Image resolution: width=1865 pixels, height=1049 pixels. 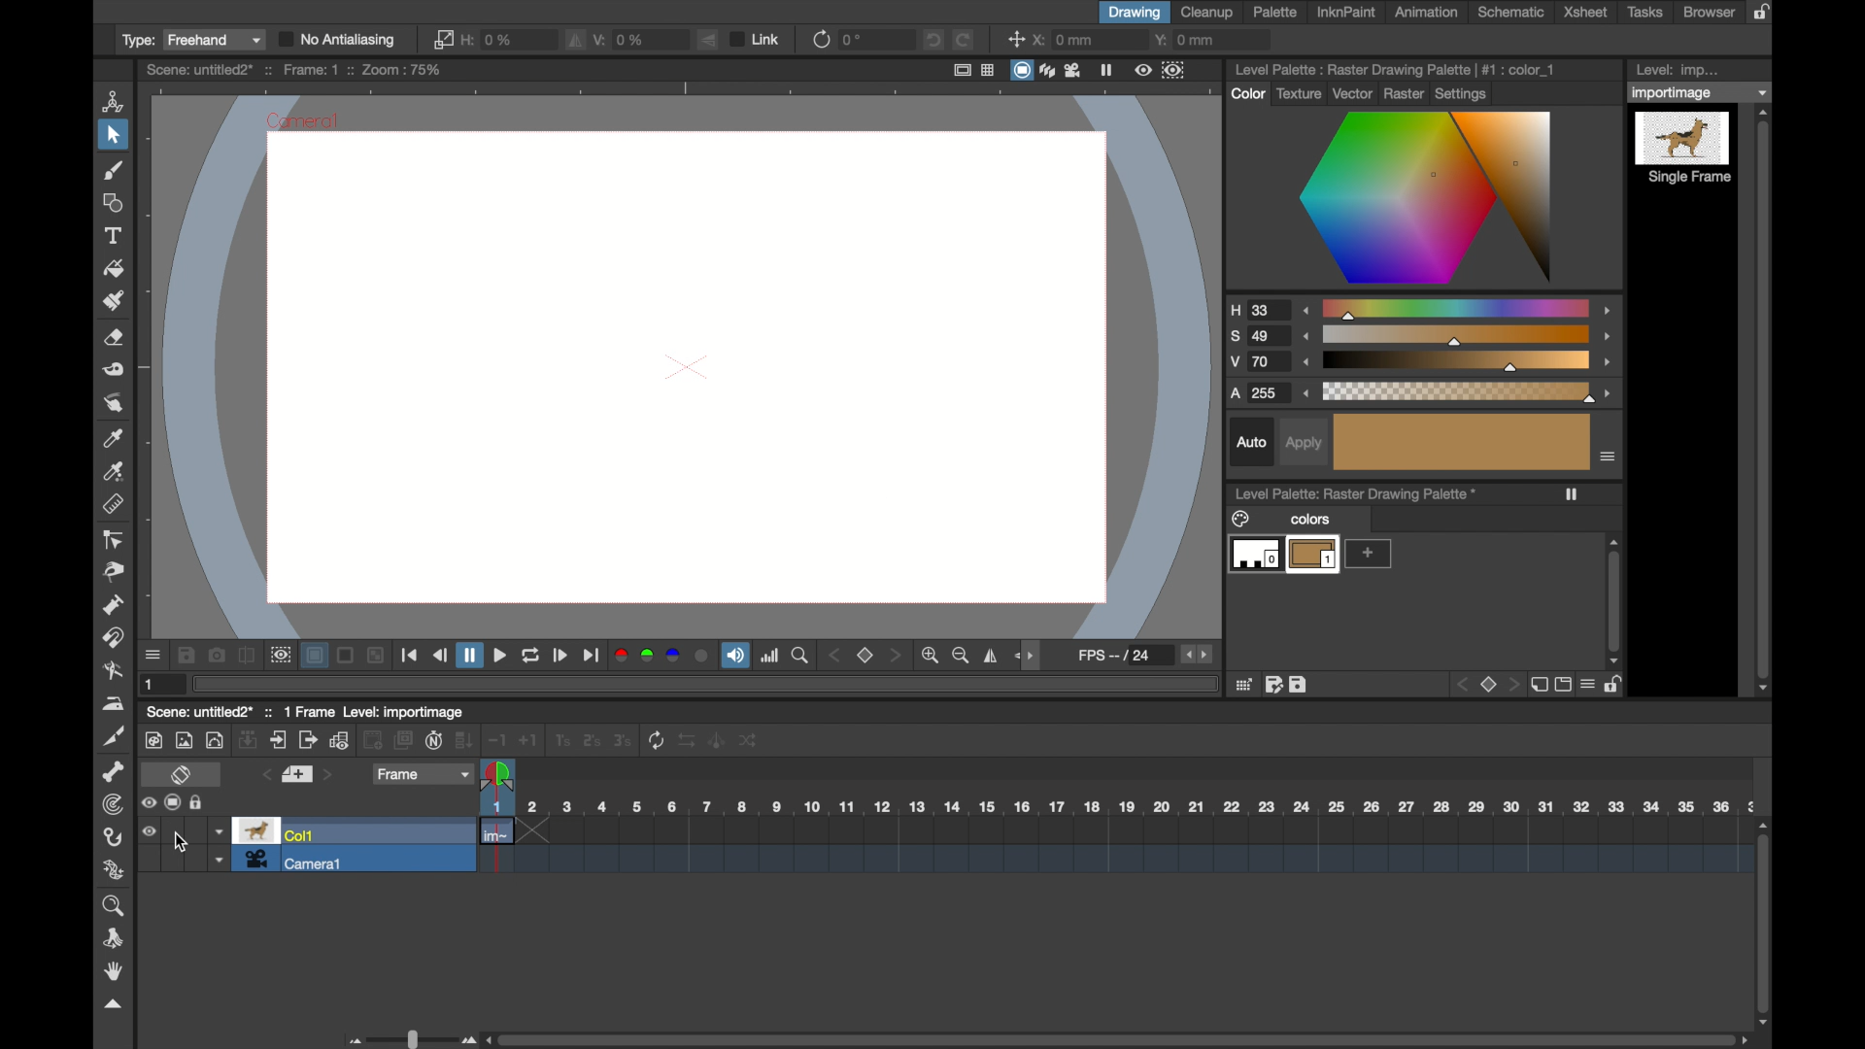 What do you see at coordinates (153, 656) in the screenshot?
I see ` more options` at bounding box center [153, 656].